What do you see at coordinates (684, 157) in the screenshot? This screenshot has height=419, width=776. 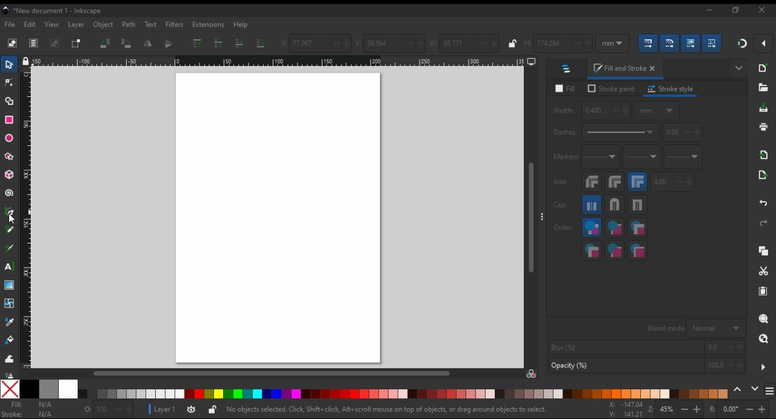 I see `end marker` at bounding box center [684, 157].